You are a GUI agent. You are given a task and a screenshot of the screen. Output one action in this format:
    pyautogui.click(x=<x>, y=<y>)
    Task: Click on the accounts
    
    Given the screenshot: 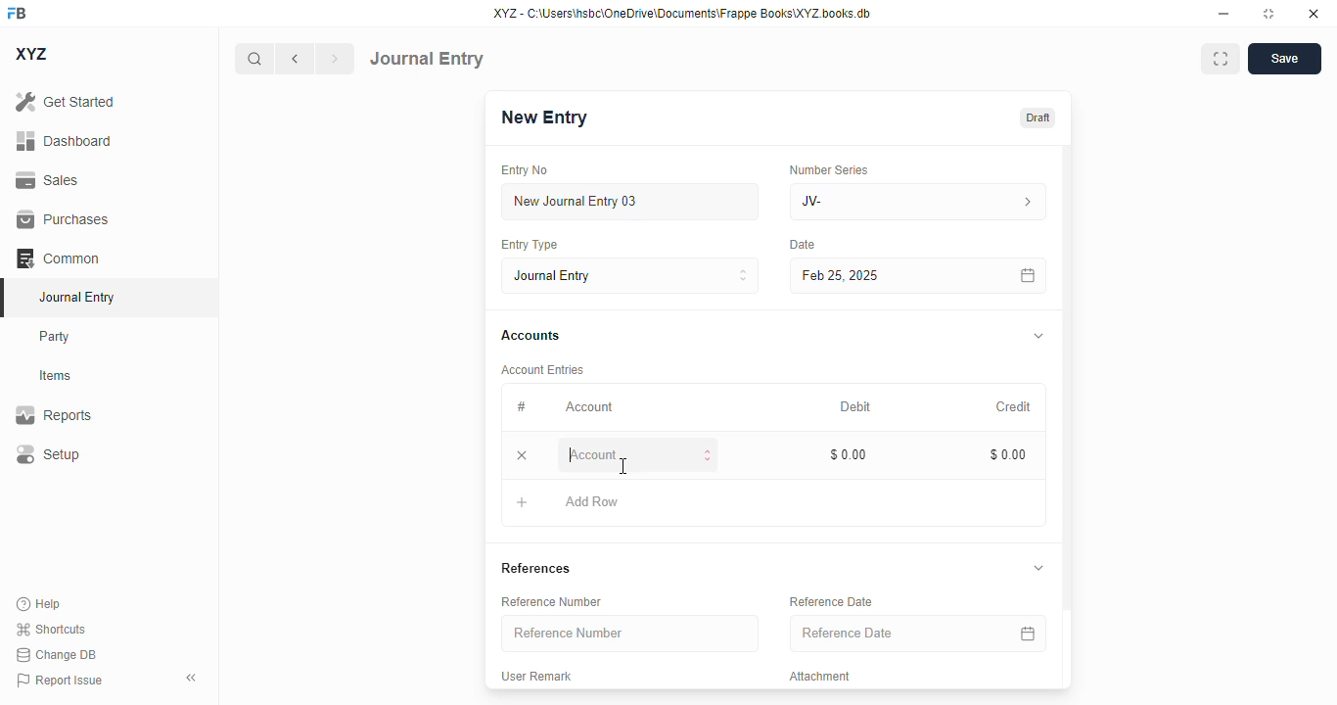 What is the action you would take?
    pyautogui.click(x=530, y=336)
    